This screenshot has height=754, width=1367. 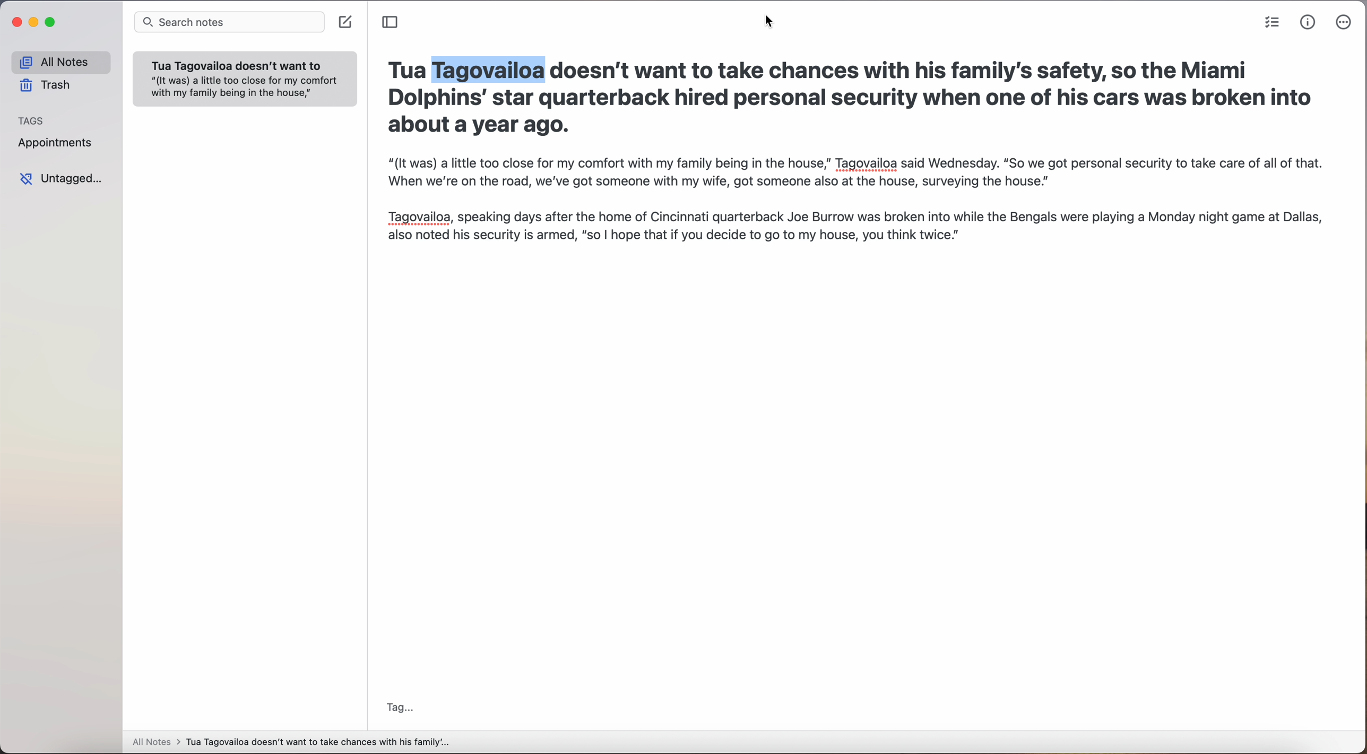 I want to click on tags, so click(x=31, y=120).